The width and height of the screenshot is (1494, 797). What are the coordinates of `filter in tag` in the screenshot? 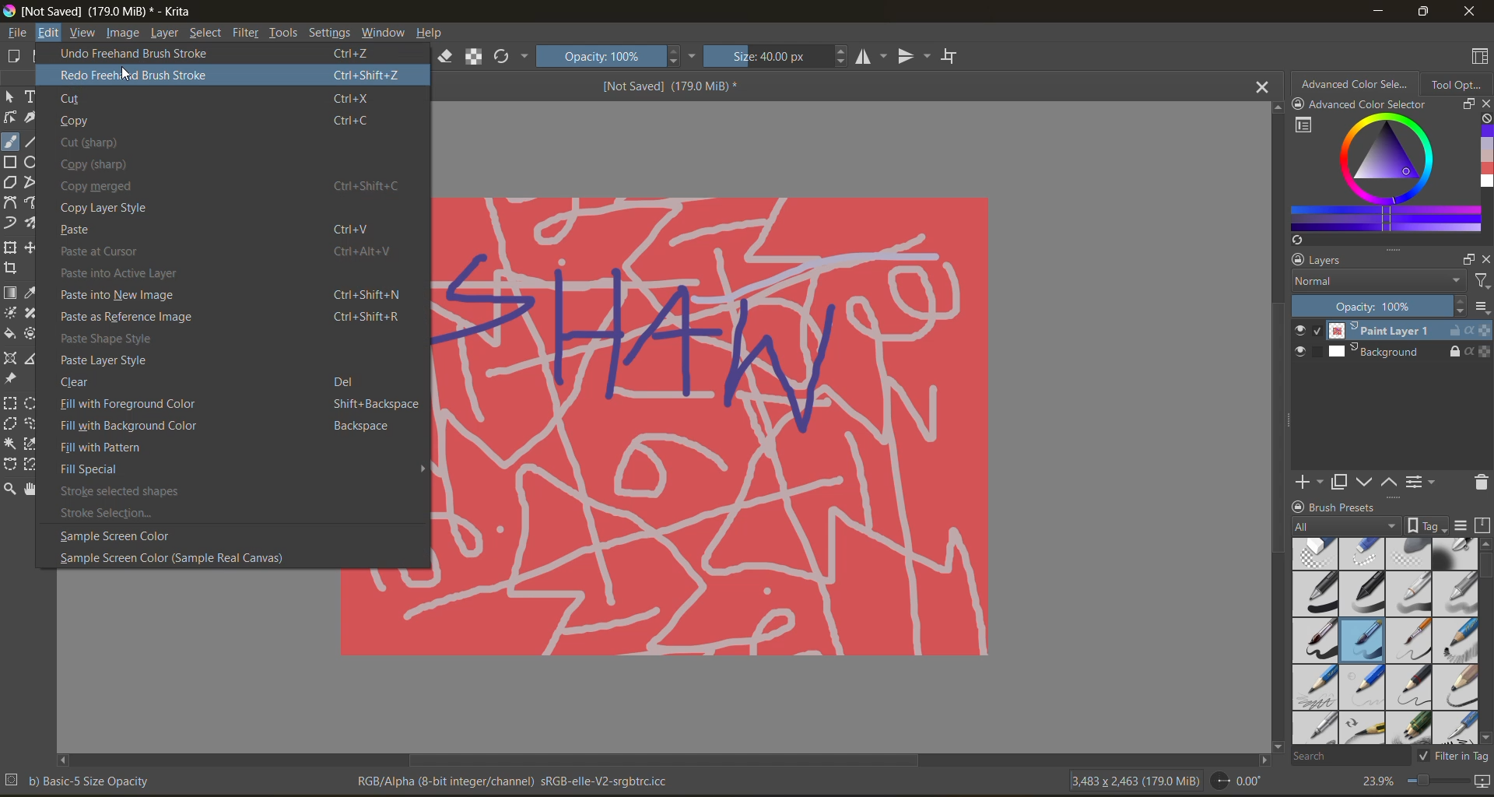 It's located at (1456, 757).